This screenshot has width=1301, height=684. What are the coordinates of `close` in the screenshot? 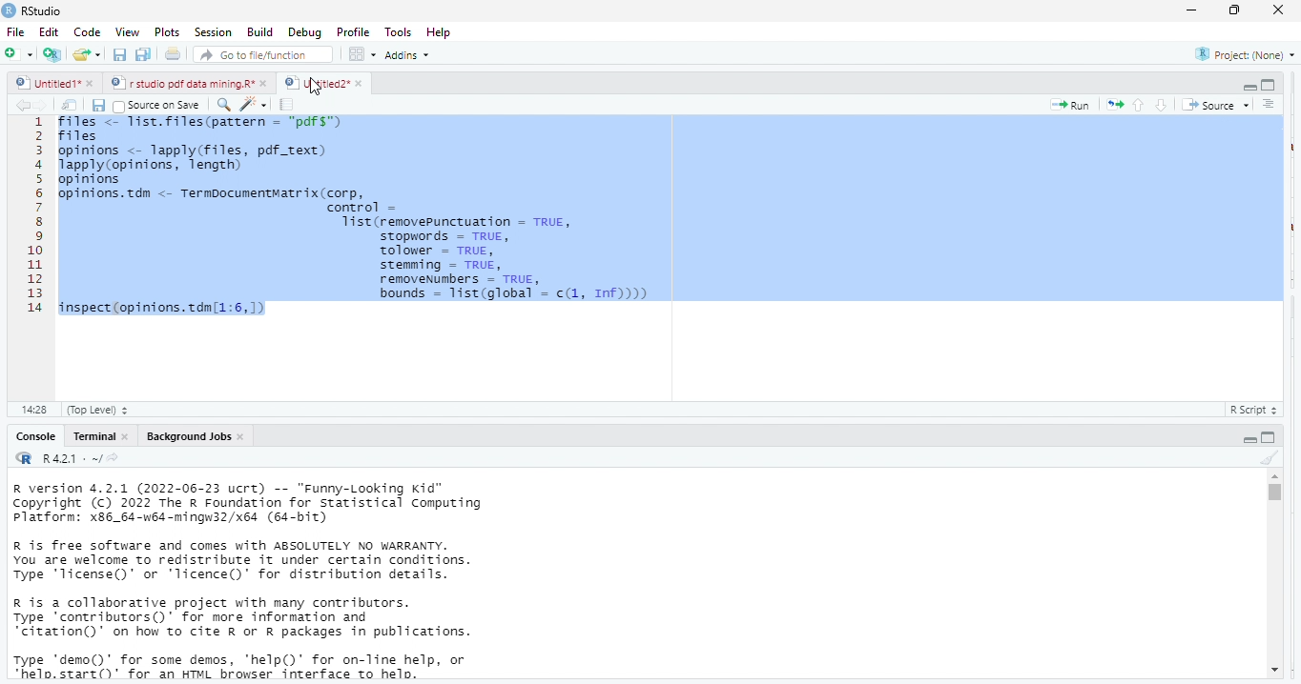 It's located at (1280, 10).